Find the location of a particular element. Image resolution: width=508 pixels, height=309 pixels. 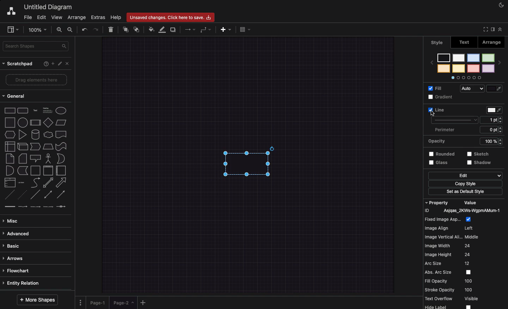

cube is located at coordinates (22, 146).